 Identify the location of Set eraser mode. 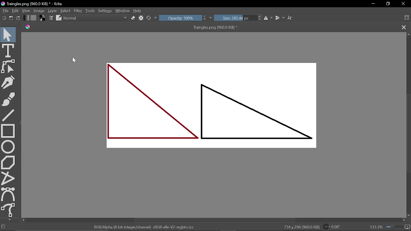
(133, 18).